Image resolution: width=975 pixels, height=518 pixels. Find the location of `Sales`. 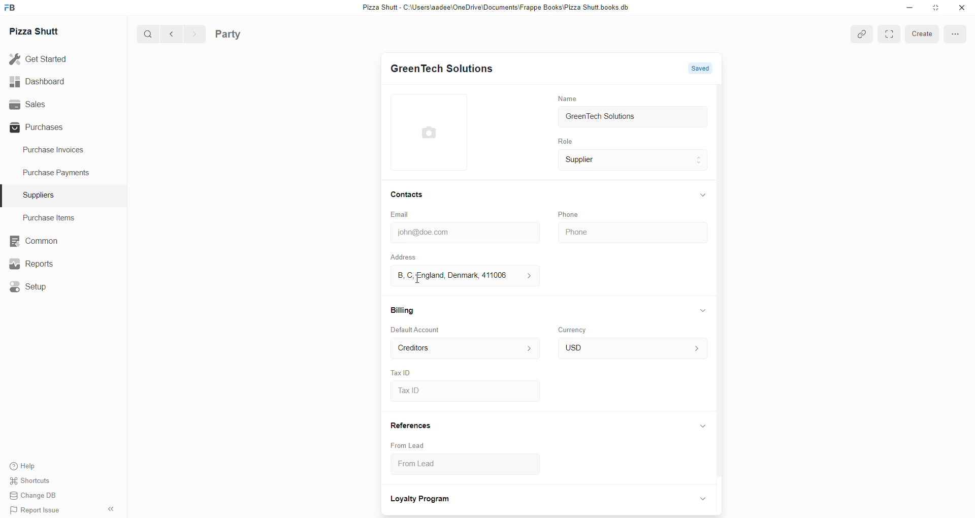

Sales is located at coordinates (49, 104).